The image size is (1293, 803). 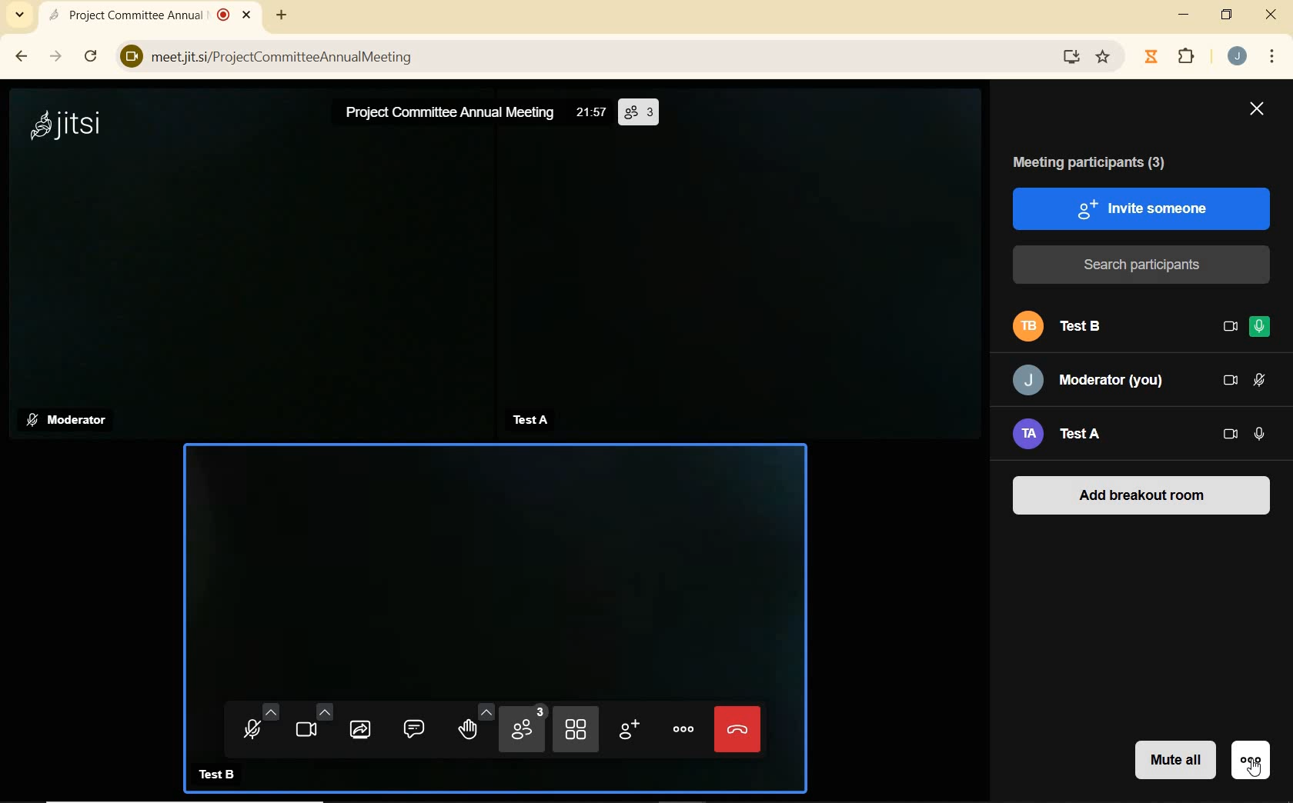 What do you see at coordinates (627, 732) in the screenshot?
I see `Invite people` at bounding box center [627, 732].